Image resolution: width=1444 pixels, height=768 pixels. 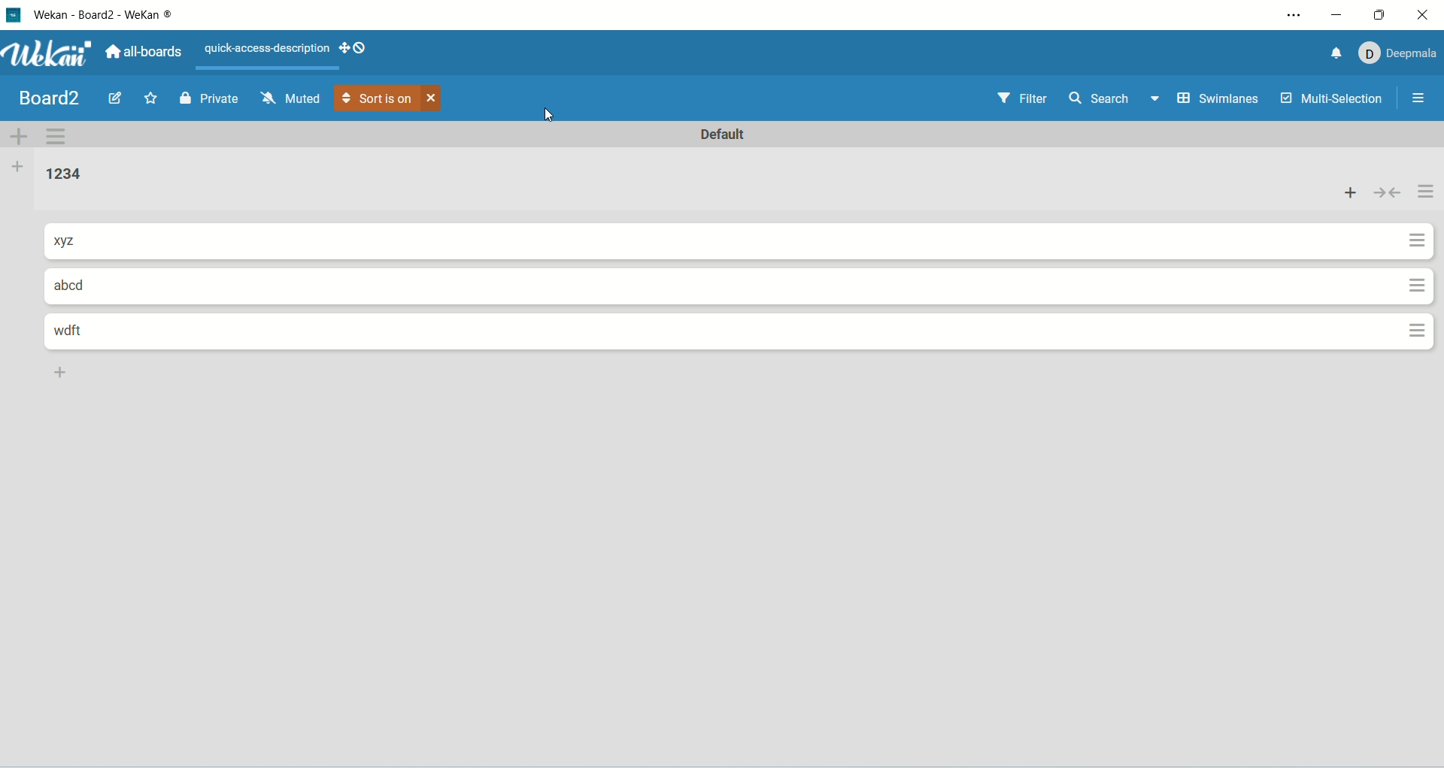 I want to click on card title, so click(x=72, y=286).